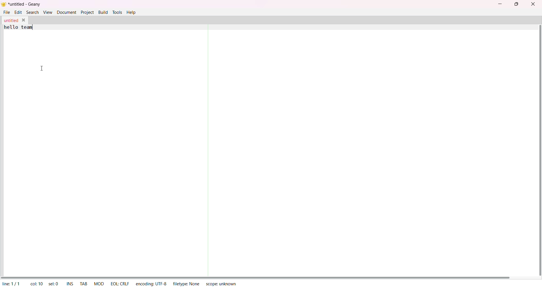 Image resolution: width=542 pixels, height=287 pixels. I want to click on view, so click(48, 12).